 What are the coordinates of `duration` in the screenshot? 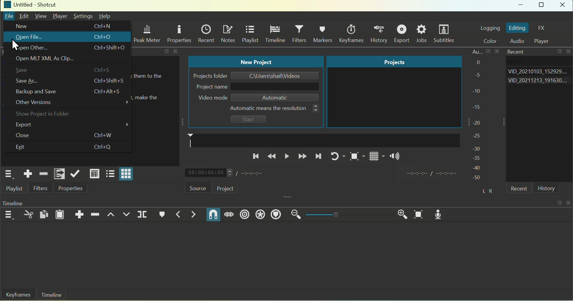 It's located at (251, 173).